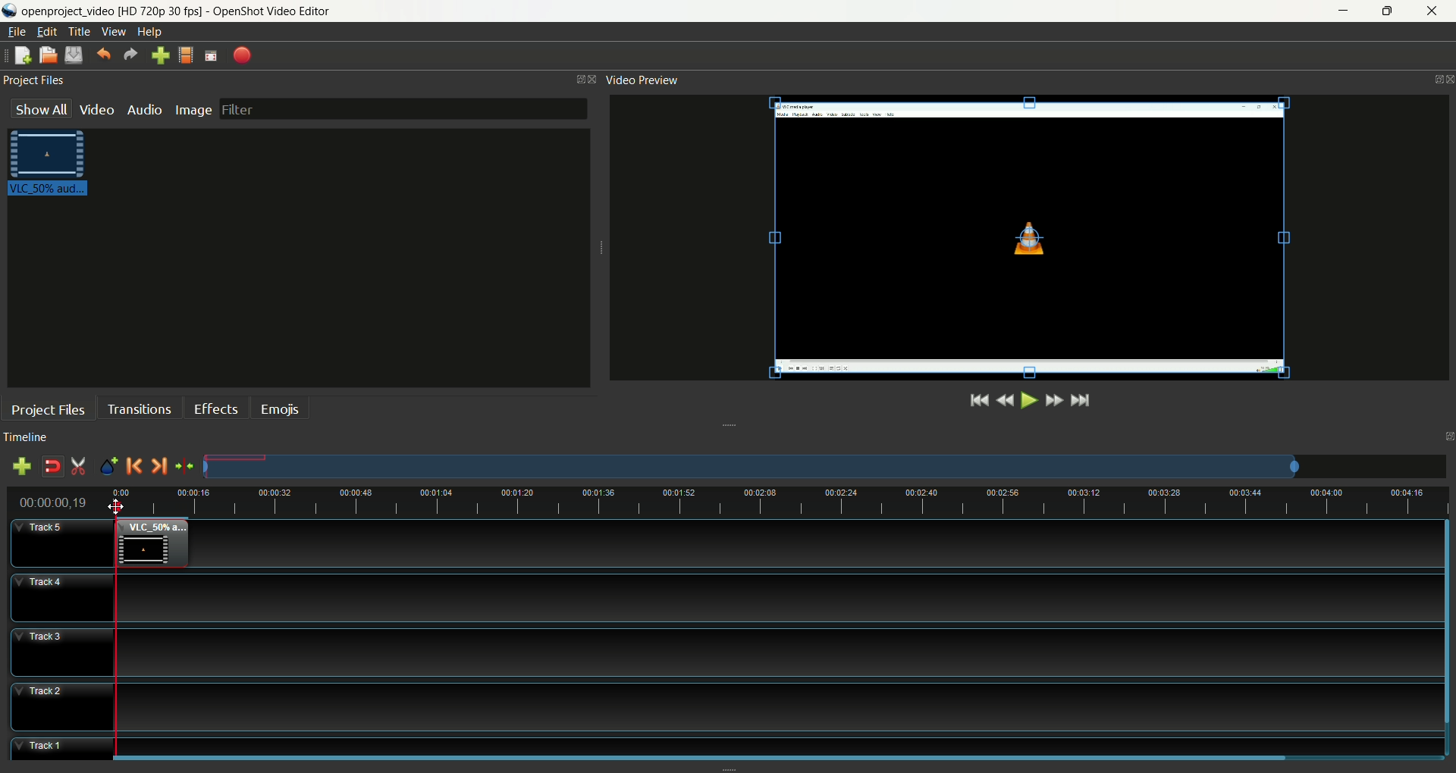 Image resolution: width=1456 pixels, height=773 pixels. I want to click on choose profile, so click(186, 54).